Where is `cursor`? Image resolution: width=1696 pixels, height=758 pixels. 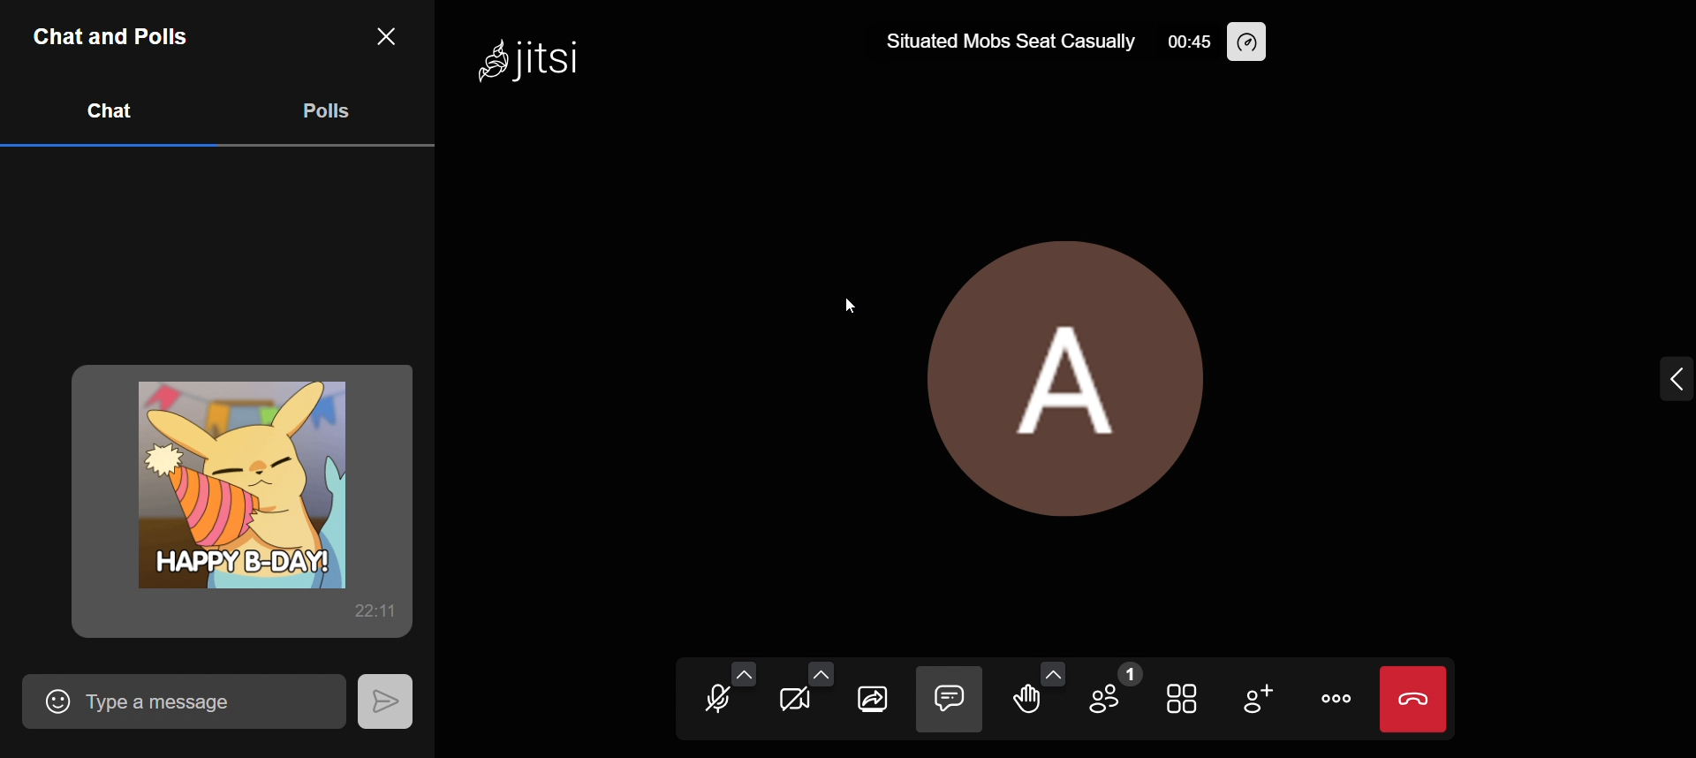
cursor is located at coordinates (842, 302).